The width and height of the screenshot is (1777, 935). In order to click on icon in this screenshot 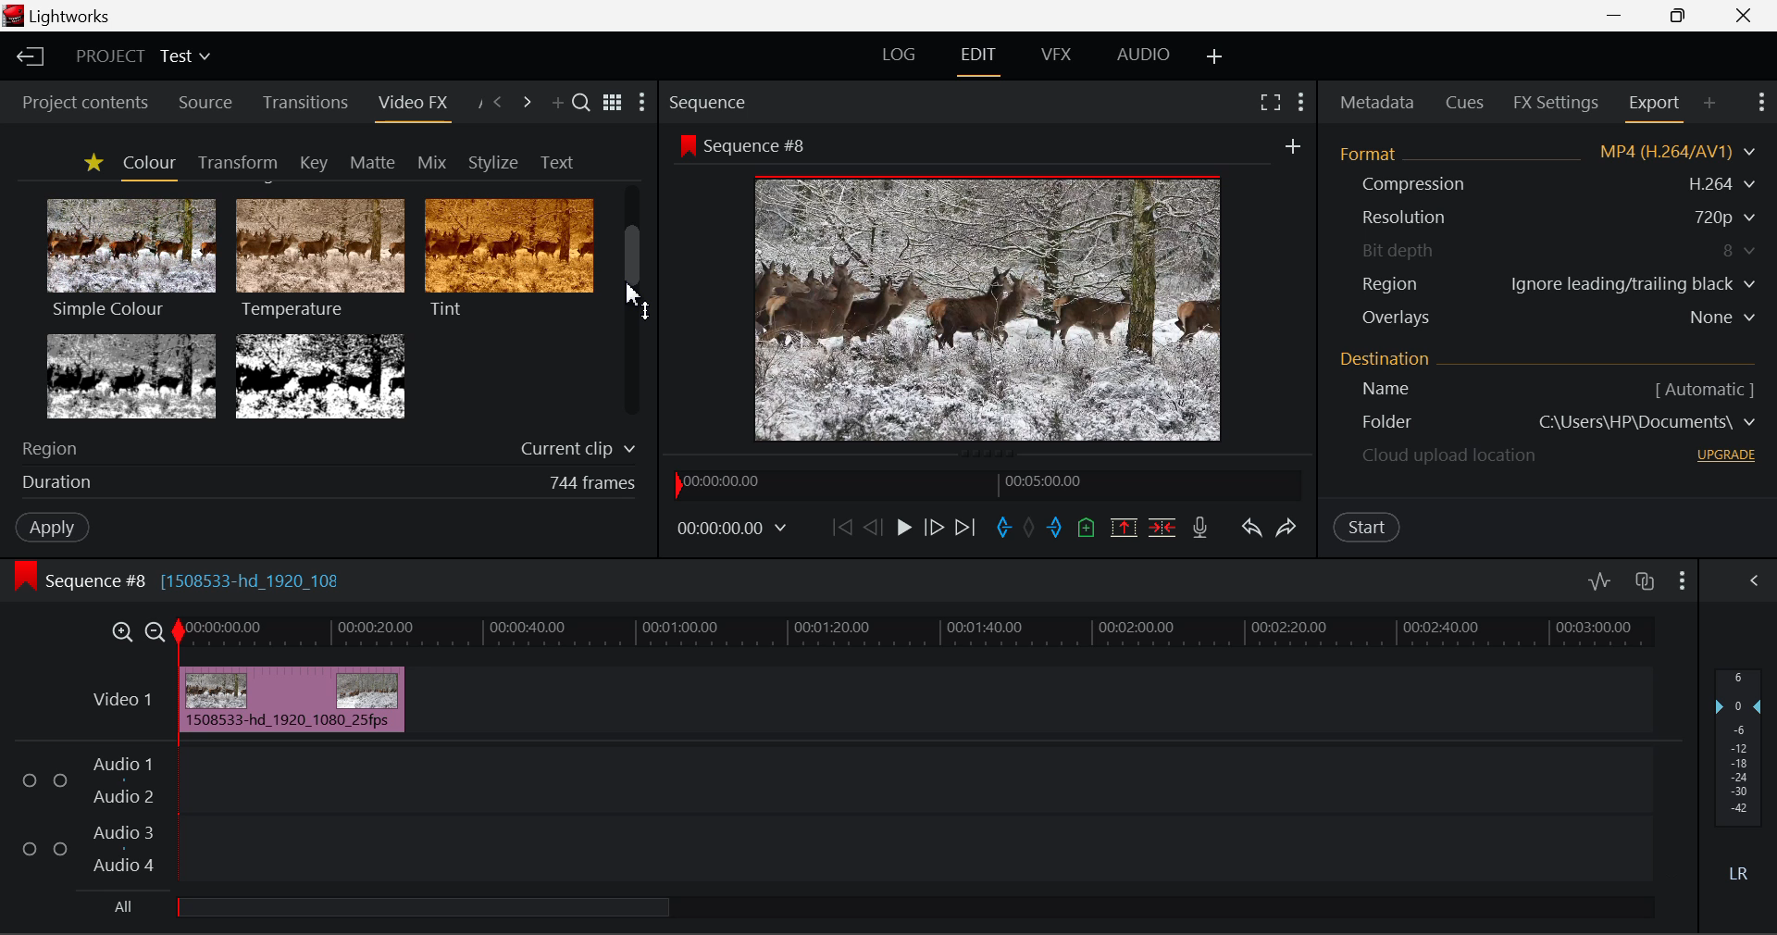, I will do `click(687, 145)`.